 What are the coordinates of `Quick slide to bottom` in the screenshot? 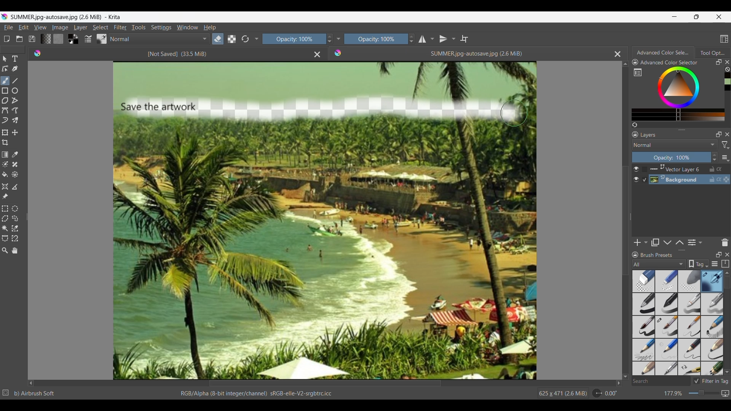 It's located at (625, 377).